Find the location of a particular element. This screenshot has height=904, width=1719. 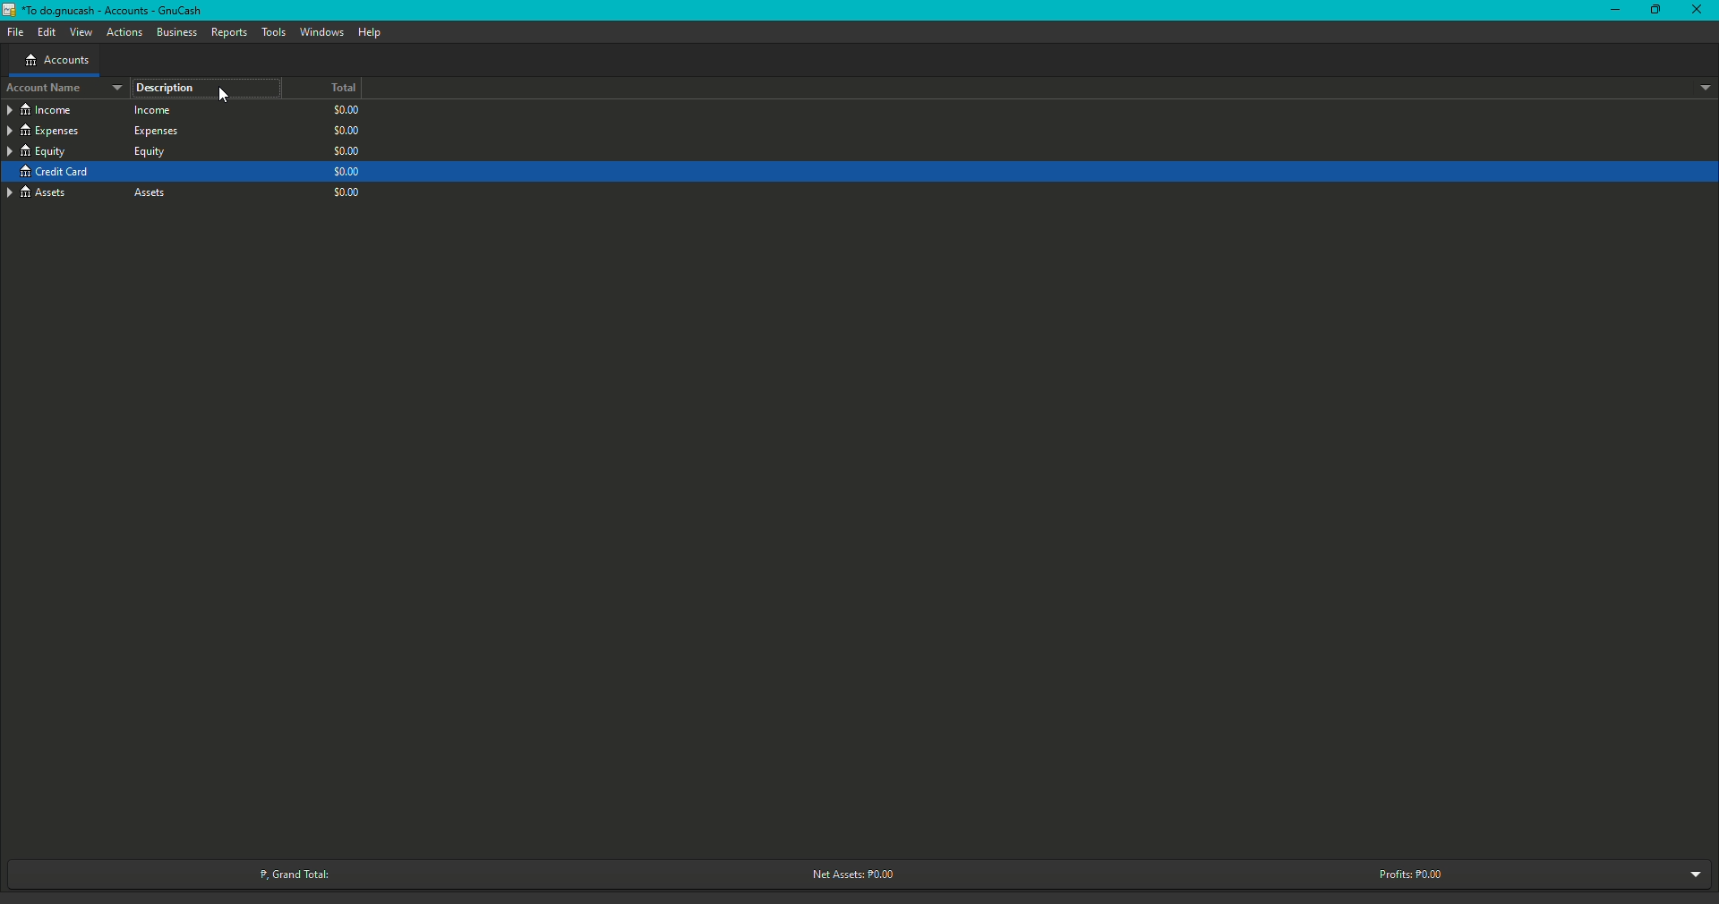

Description is located at coordinates (167, 88).